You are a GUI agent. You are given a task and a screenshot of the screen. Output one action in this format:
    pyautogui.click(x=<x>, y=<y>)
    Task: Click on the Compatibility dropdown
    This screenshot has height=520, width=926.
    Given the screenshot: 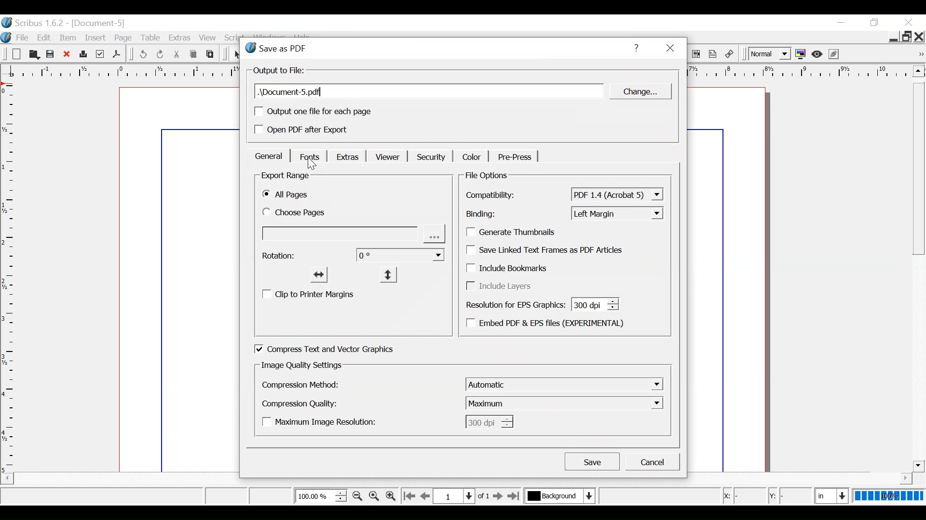 What is the action you would take?
    pyautogui.click(x=617, y=195)
    